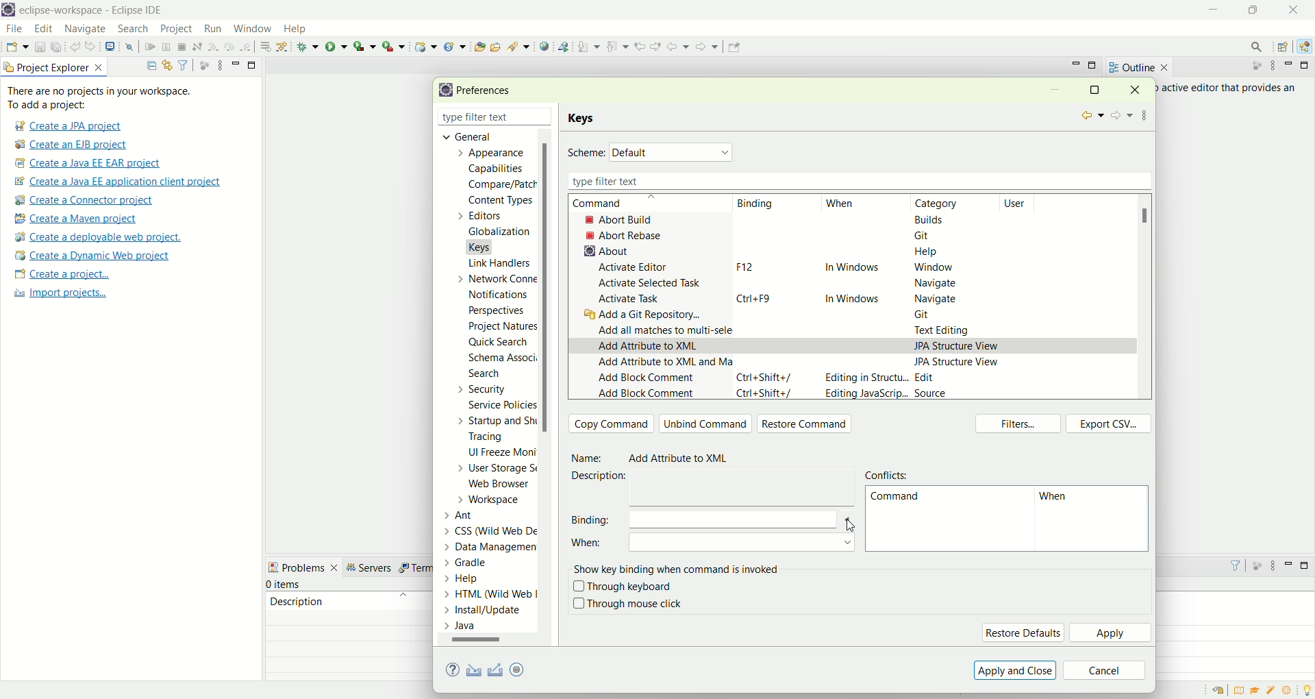 The width and height of the screenshot is (1315, 699). Describe the element at coordinates (42, 29) in the screenshot. I see `edit` at that location.